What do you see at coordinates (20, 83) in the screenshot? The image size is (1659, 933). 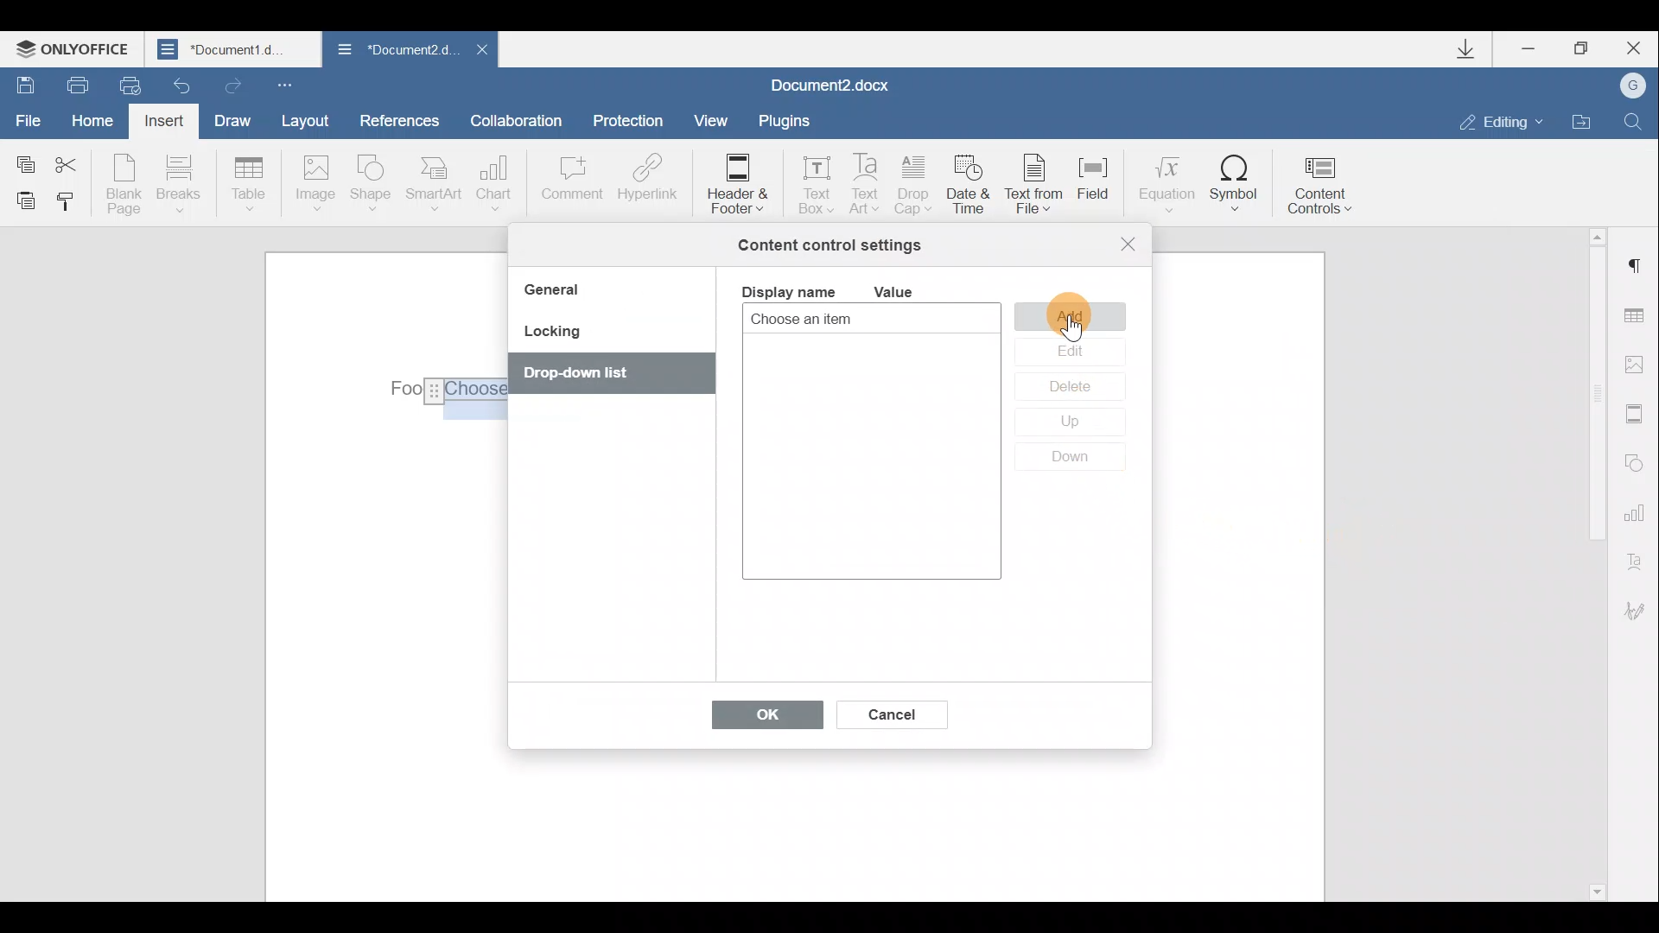 I see `Save` at bounding box center [20, 83].